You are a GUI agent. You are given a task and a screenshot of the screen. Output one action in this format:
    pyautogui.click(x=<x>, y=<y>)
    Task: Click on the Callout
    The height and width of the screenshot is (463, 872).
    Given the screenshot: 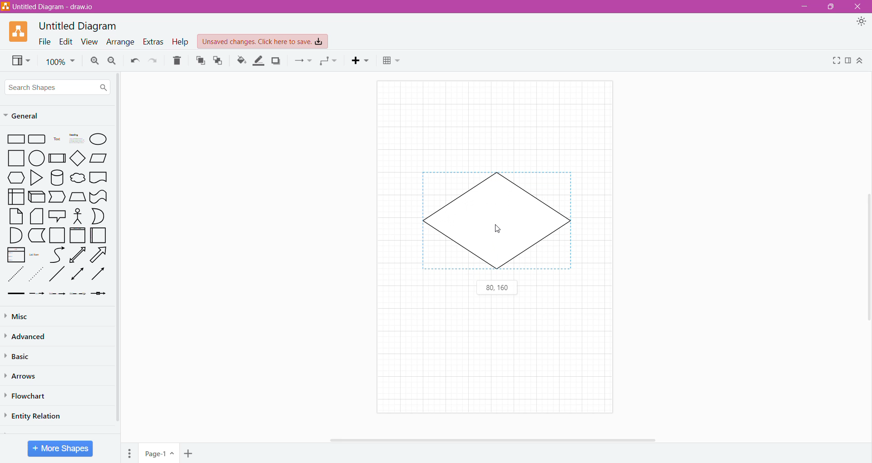 What is the action you would take?
    pyautogui.click(x=56, y=217)
    